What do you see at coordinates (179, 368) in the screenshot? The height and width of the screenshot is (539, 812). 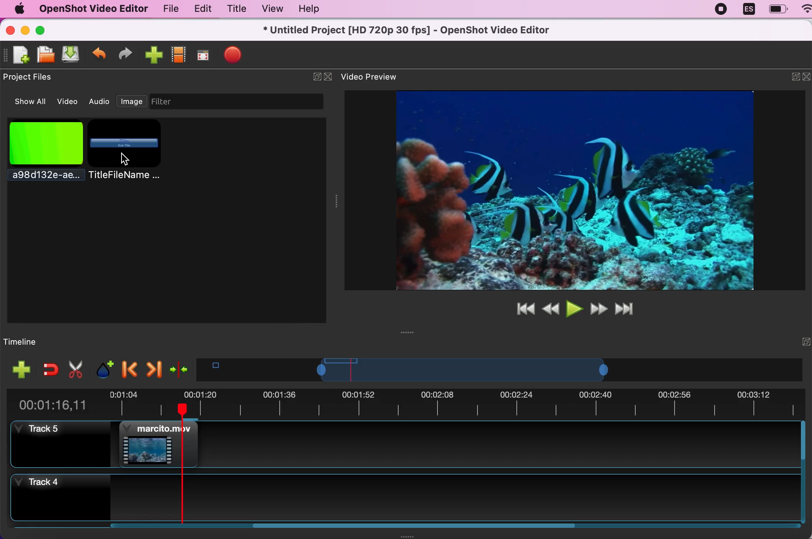 I see `center the timeline` at bounding box center [179, 368].